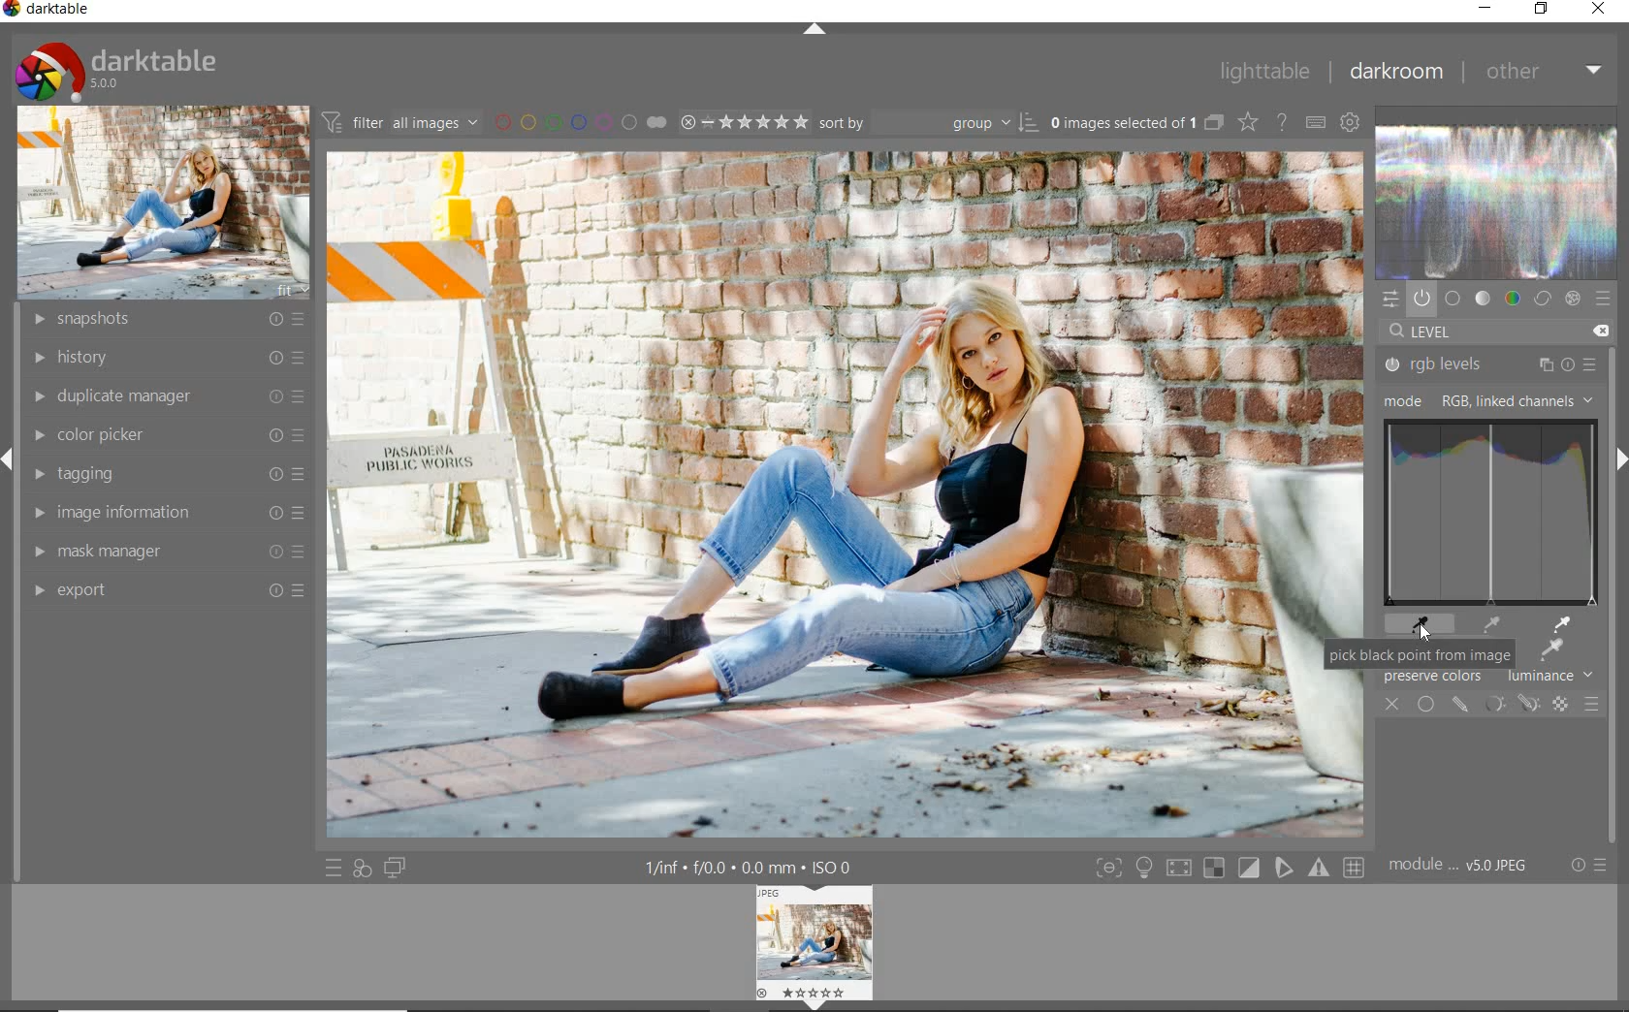 This screenshot has height=1012, width=1629. I want to click on collapse grouped images, so click(1215, 124).